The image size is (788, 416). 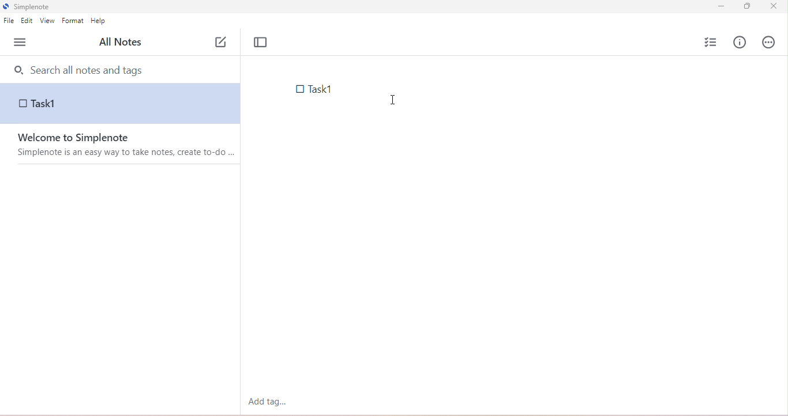 I want to click on note, so click(x=121, y=104).